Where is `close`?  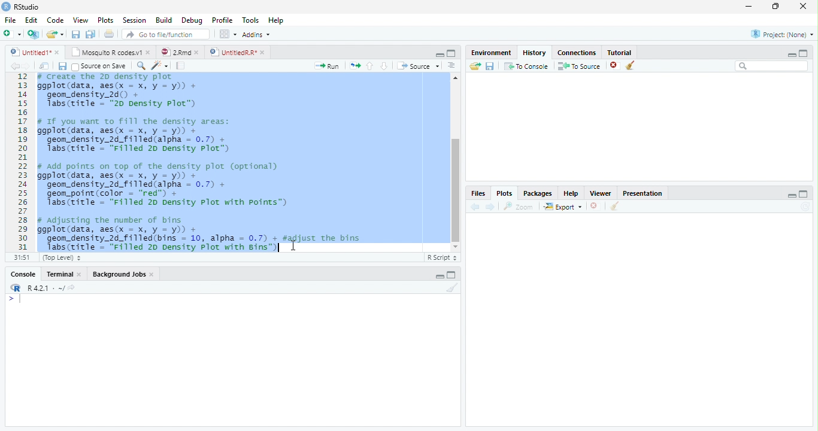
close is located at coordinates (150, 53).